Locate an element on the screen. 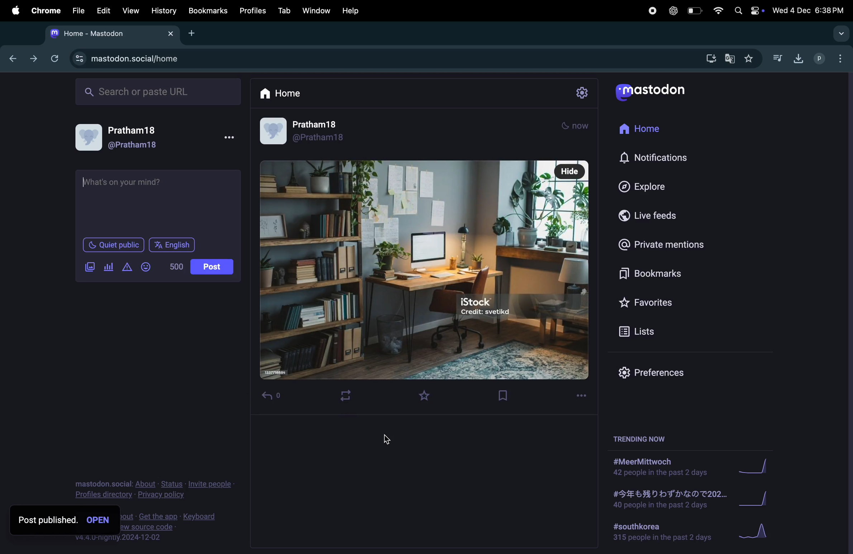  Graph is located at coordinates (758, 465).